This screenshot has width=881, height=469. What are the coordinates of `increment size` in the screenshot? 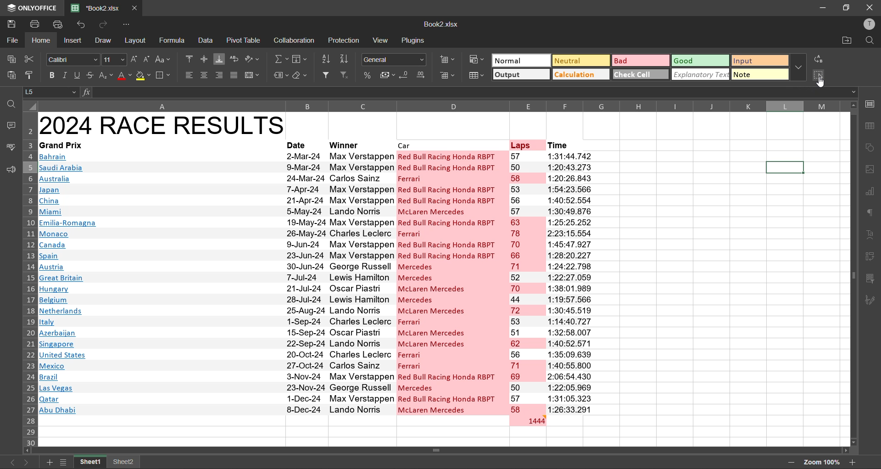 It's located at (135, 60).